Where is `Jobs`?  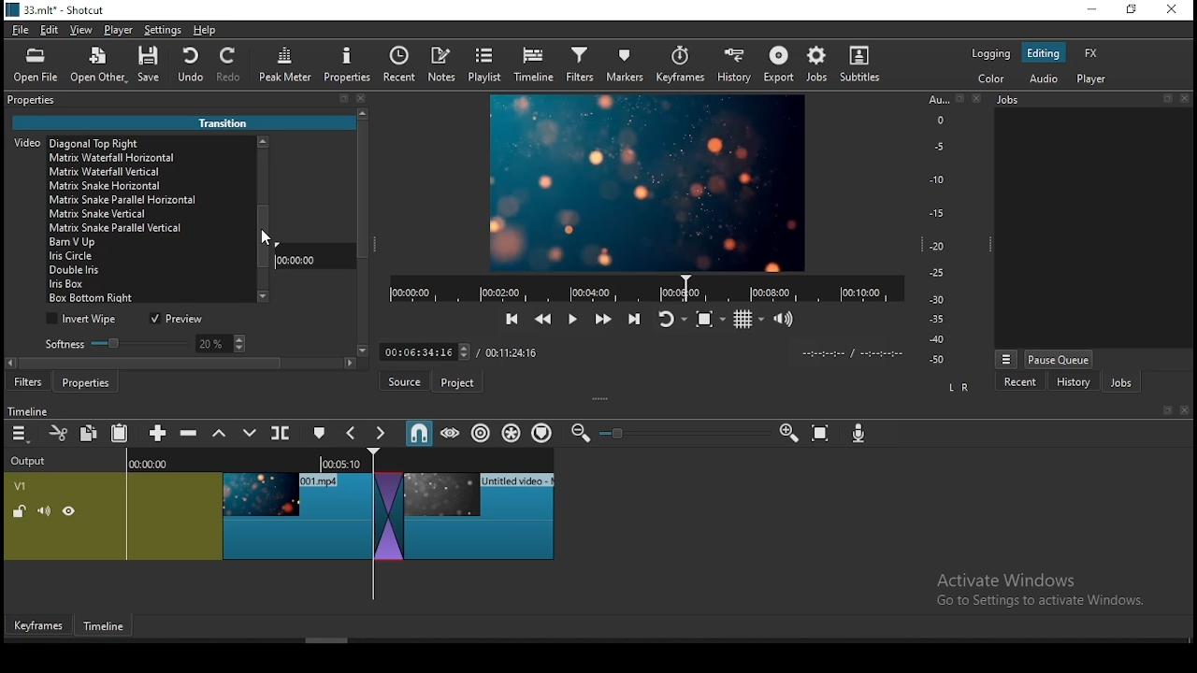 Jobs is located at coordinates (1016, 103).